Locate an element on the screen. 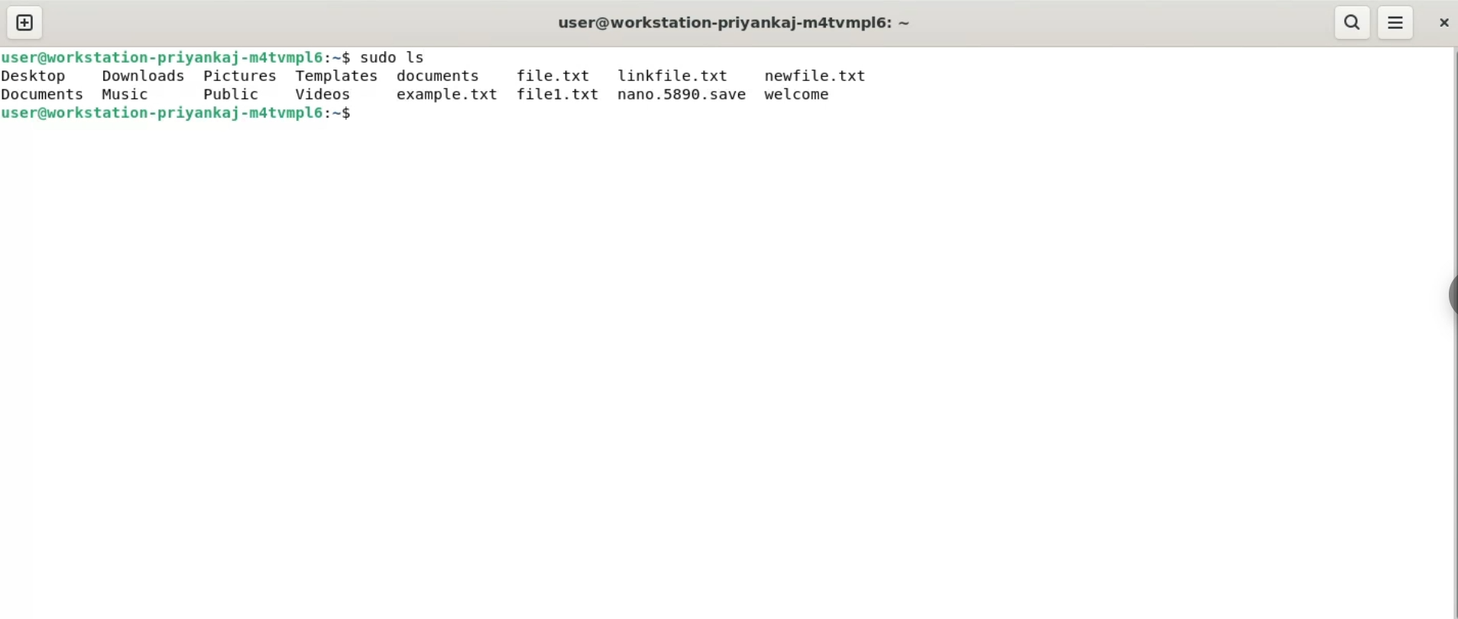 The image size is (1458, 619). newfile is located at coordinates (813, 76).